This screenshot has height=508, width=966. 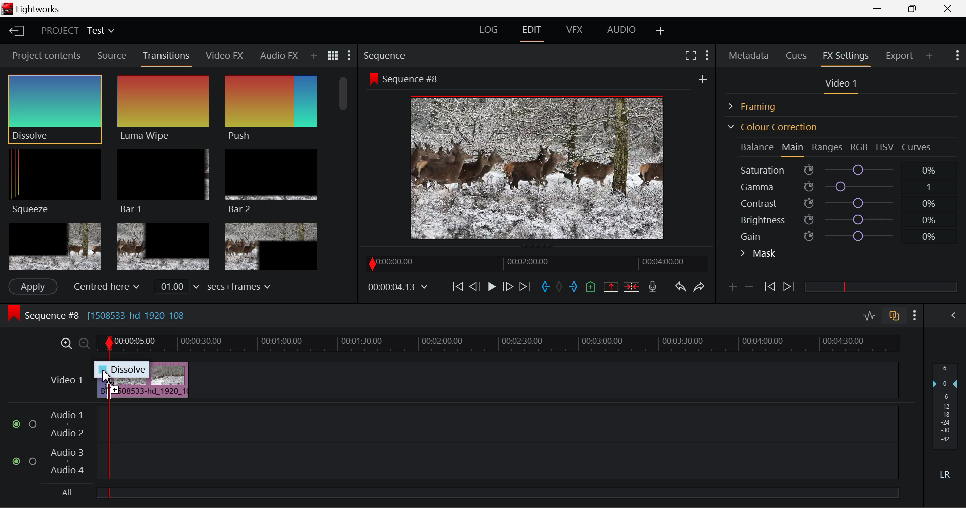 I want to click on Timeline Zoom In, so click(x=64, y=343).